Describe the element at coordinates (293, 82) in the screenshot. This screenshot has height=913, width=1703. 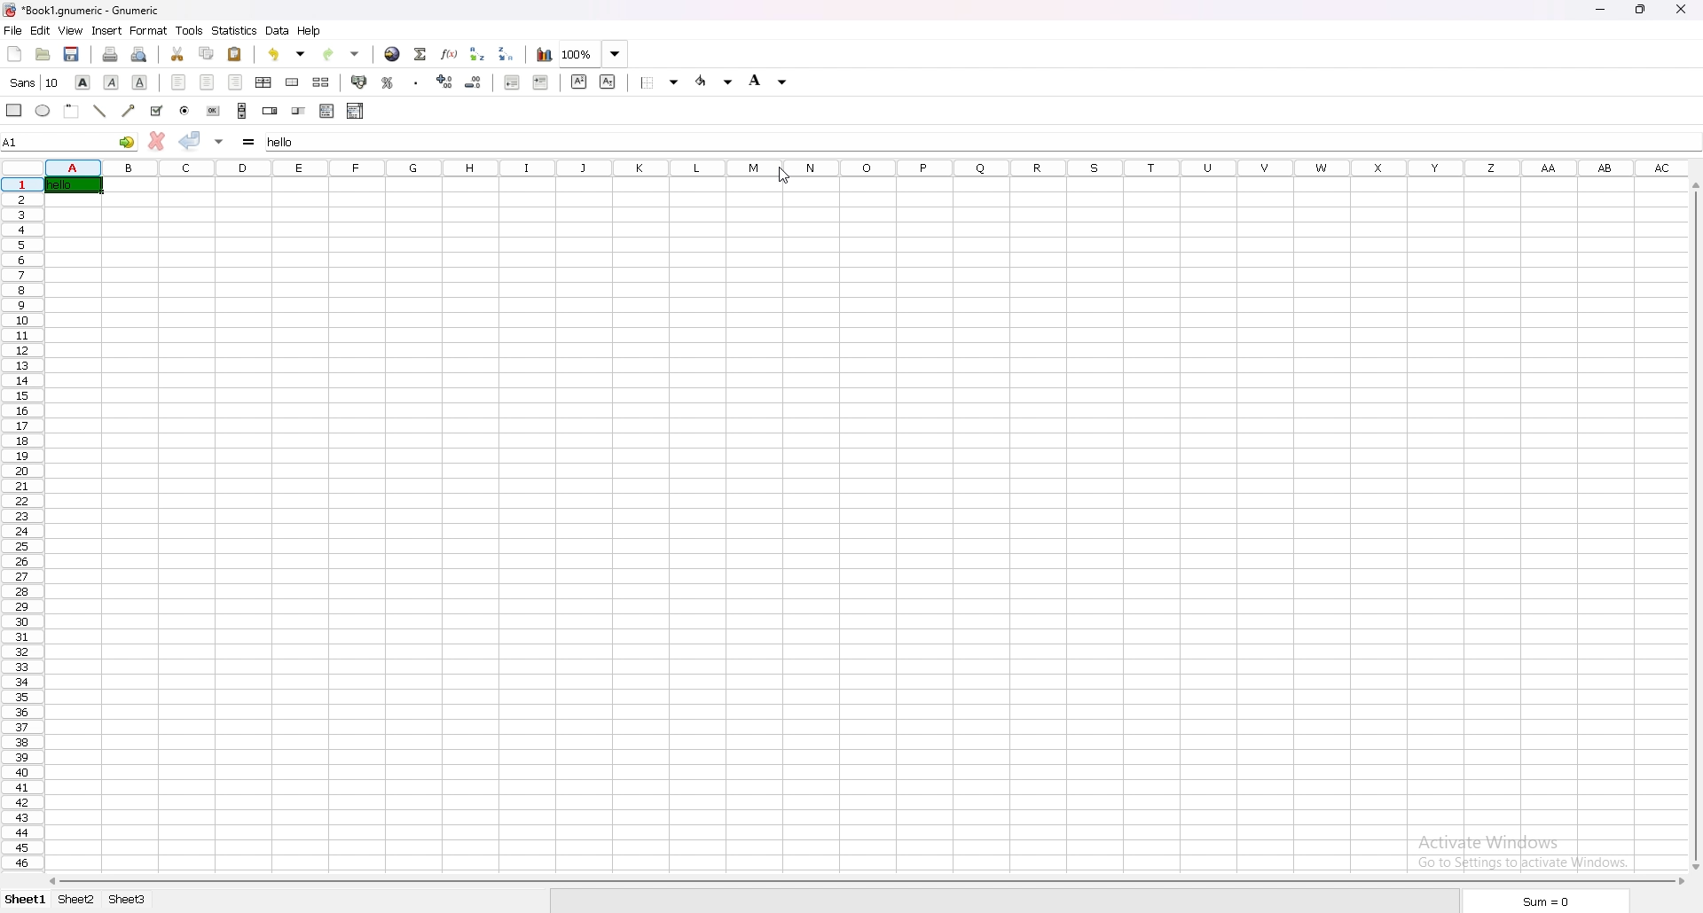
I see `merge cells` at that location.